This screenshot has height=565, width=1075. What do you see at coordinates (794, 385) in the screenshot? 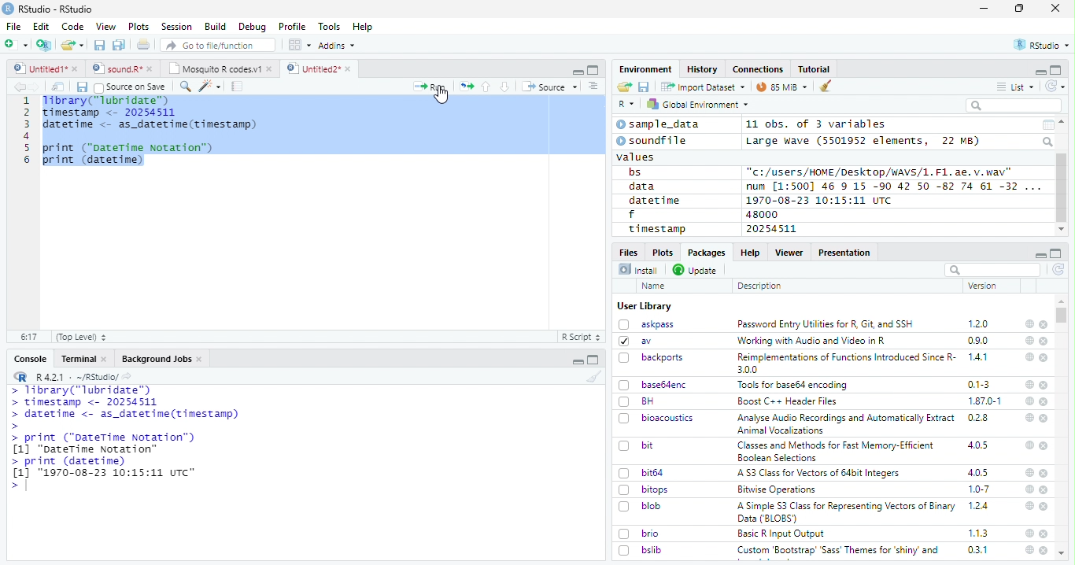
I see `Tools for baseb4 encoding` at bounding box center [794, 385].